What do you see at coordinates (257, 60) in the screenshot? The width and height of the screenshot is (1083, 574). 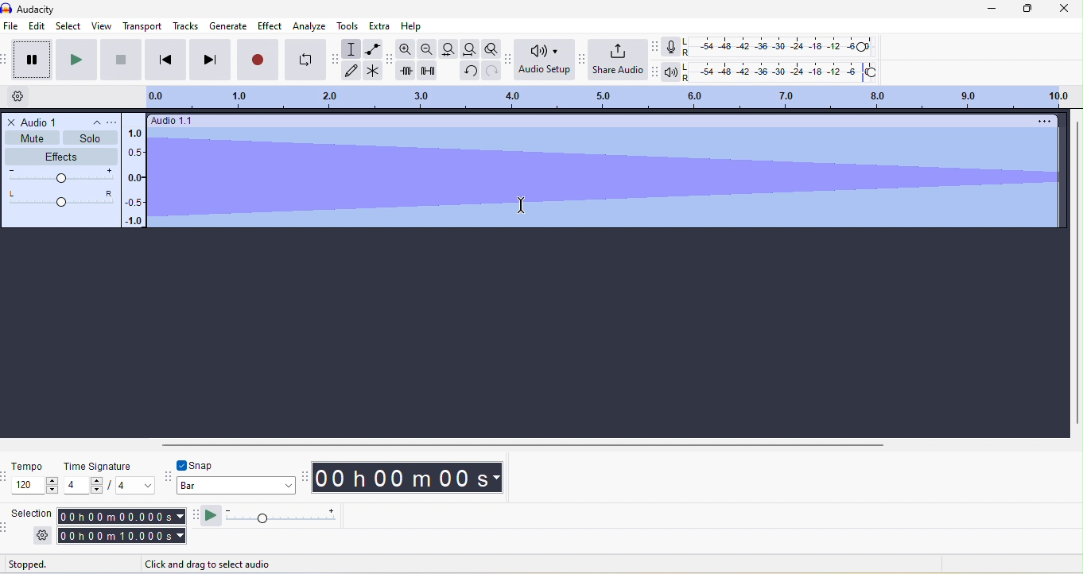 I see `record` at bounding box center [257, 60].